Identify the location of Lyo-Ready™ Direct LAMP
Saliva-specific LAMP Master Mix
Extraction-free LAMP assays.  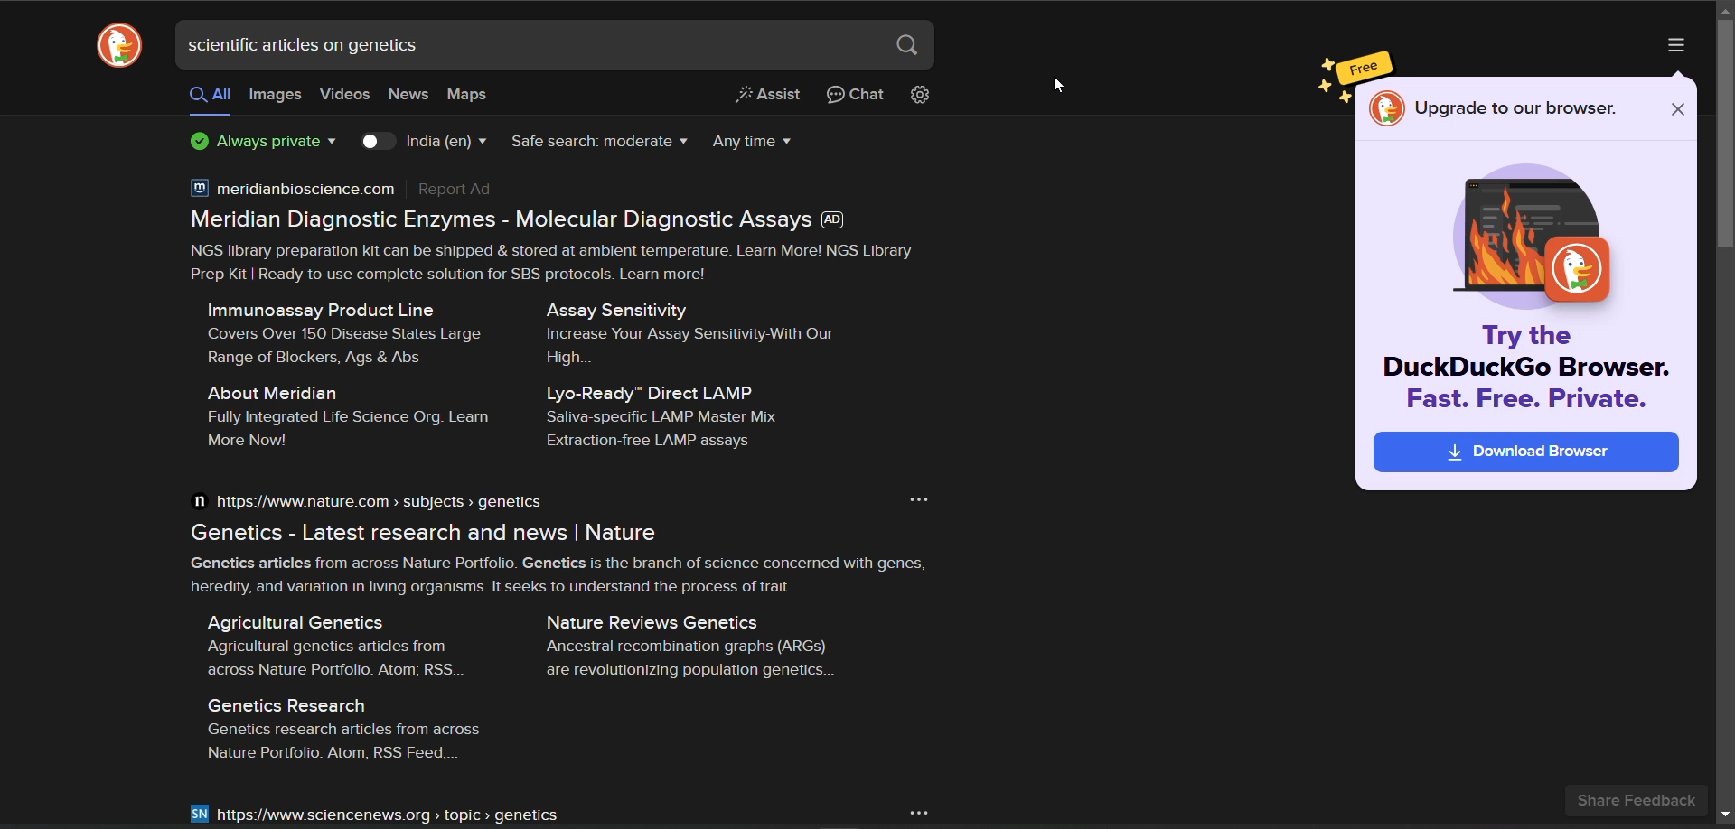
(679, 416).